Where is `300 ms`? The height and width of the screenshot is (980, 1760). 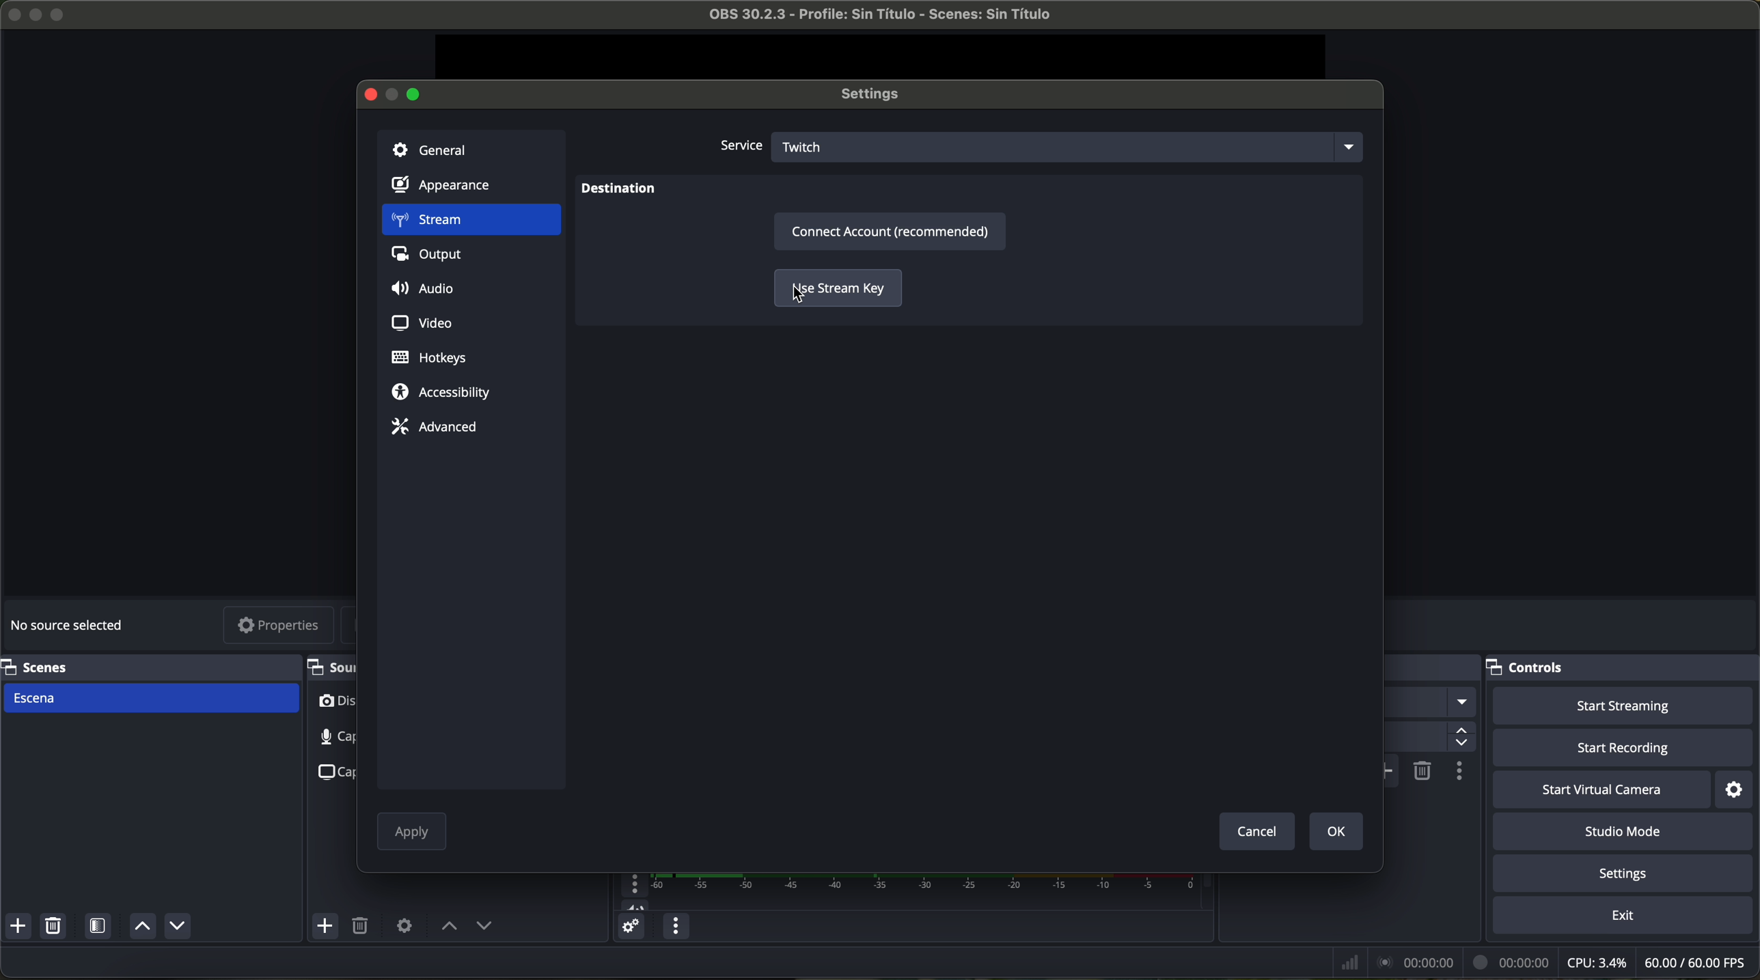
300 ms is located at coordinates (1428, 738).